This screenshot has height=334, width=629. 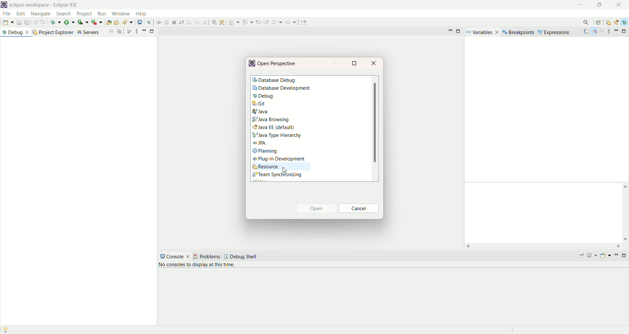 I want to click on previous annotation, so click(x=294, y=23).